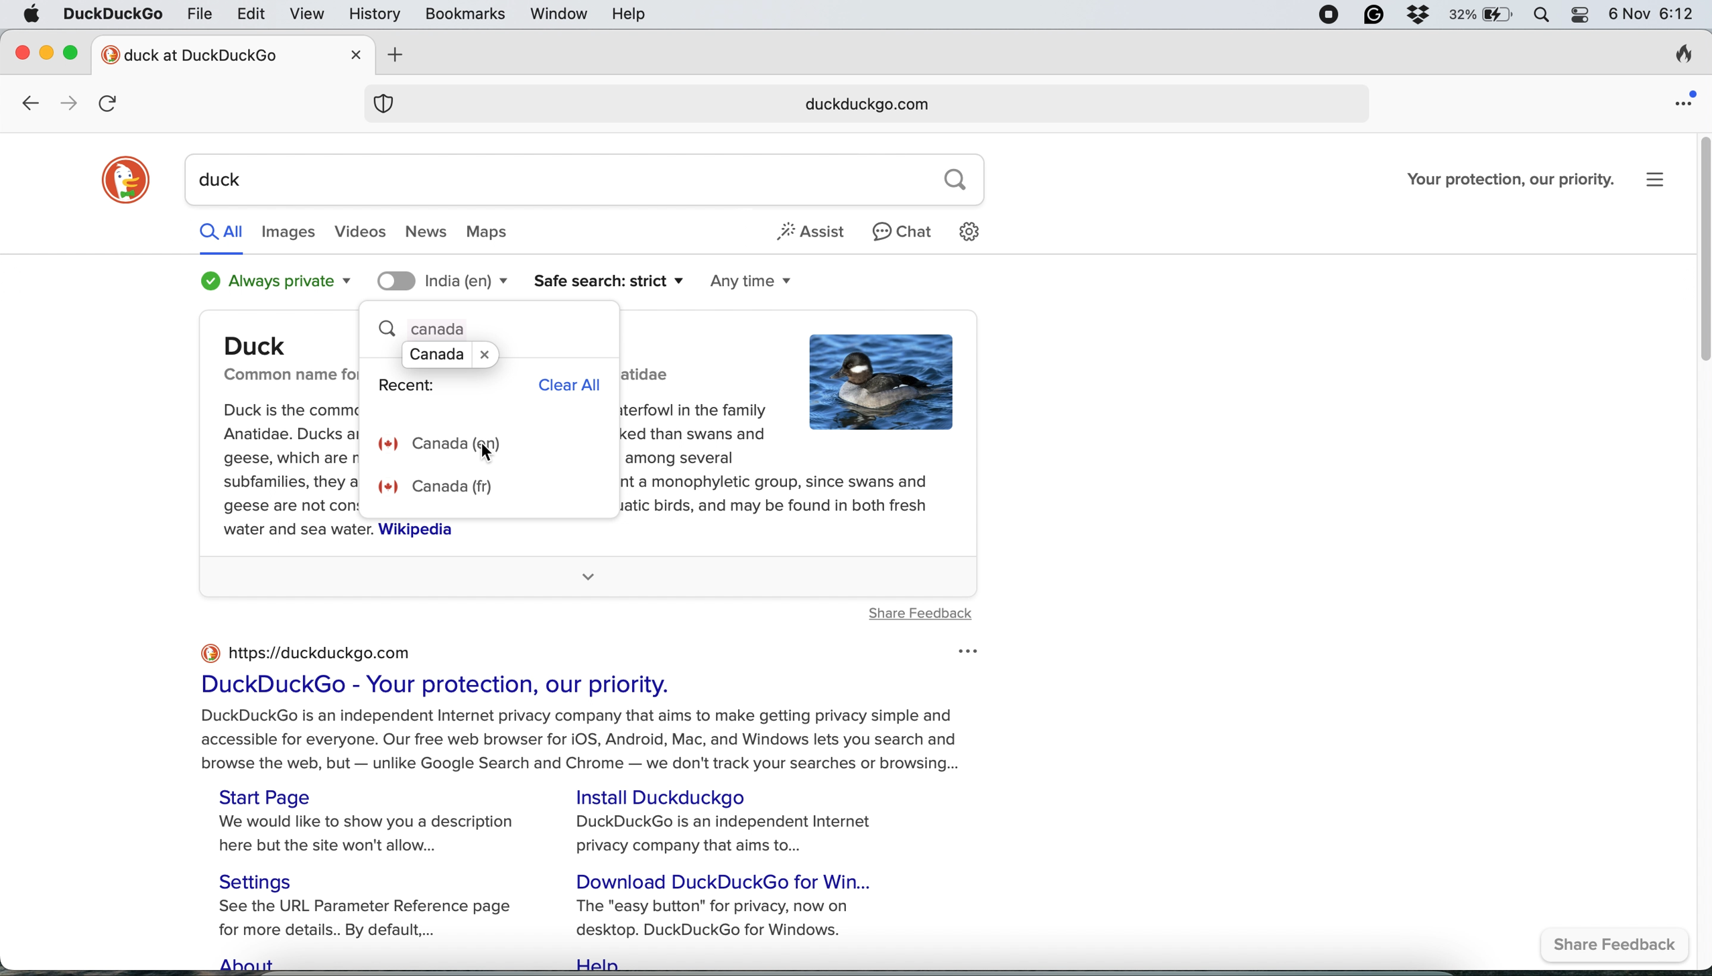 This screenshot has width=1712, height=976. Describe the element at coordinates (1698, 251) in the screenshot. I see `vertical scroll bar` at that location.